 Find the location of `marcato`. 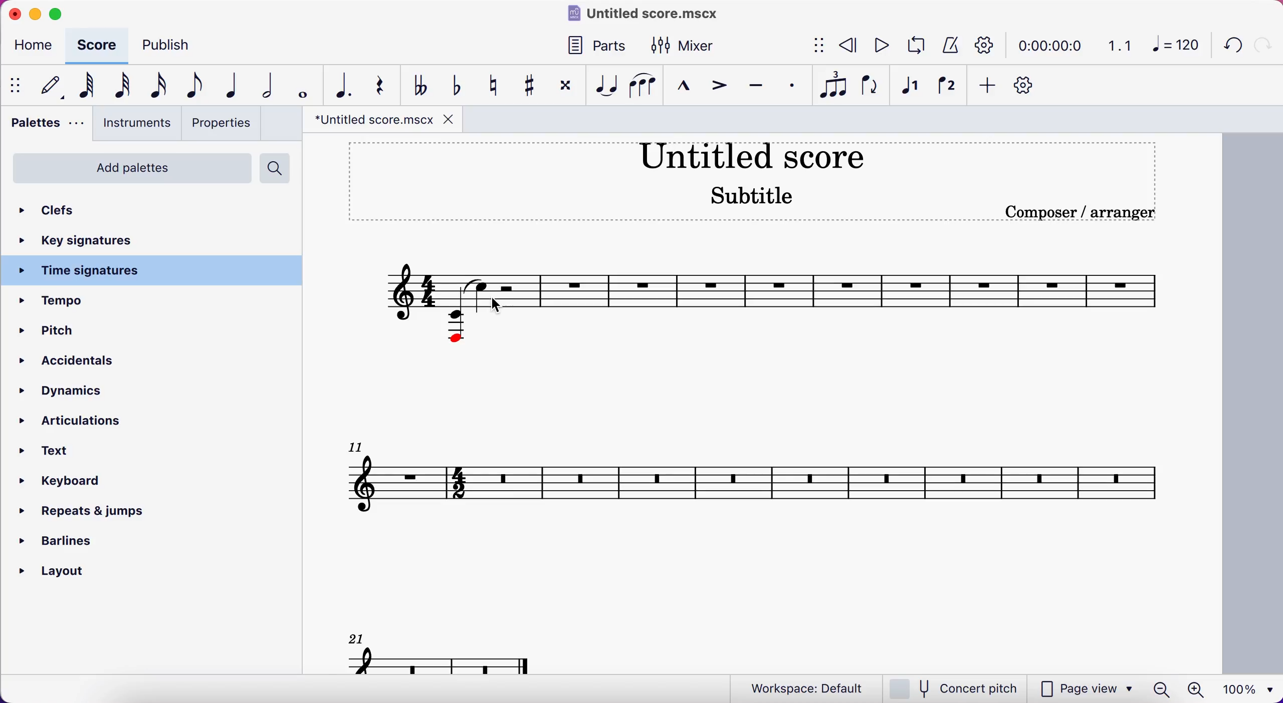

marcato is located at coordinates (682, 88).